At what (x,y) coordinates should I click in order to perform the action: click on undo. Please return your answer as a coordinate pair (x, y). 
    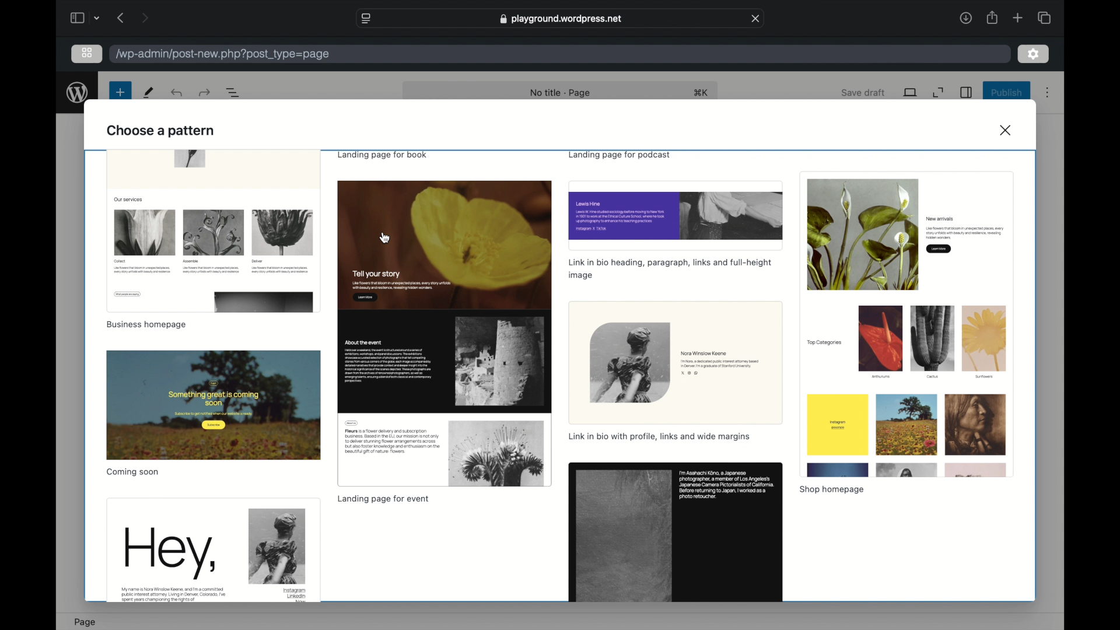
    Looking at the image, I should click on (204, 92).